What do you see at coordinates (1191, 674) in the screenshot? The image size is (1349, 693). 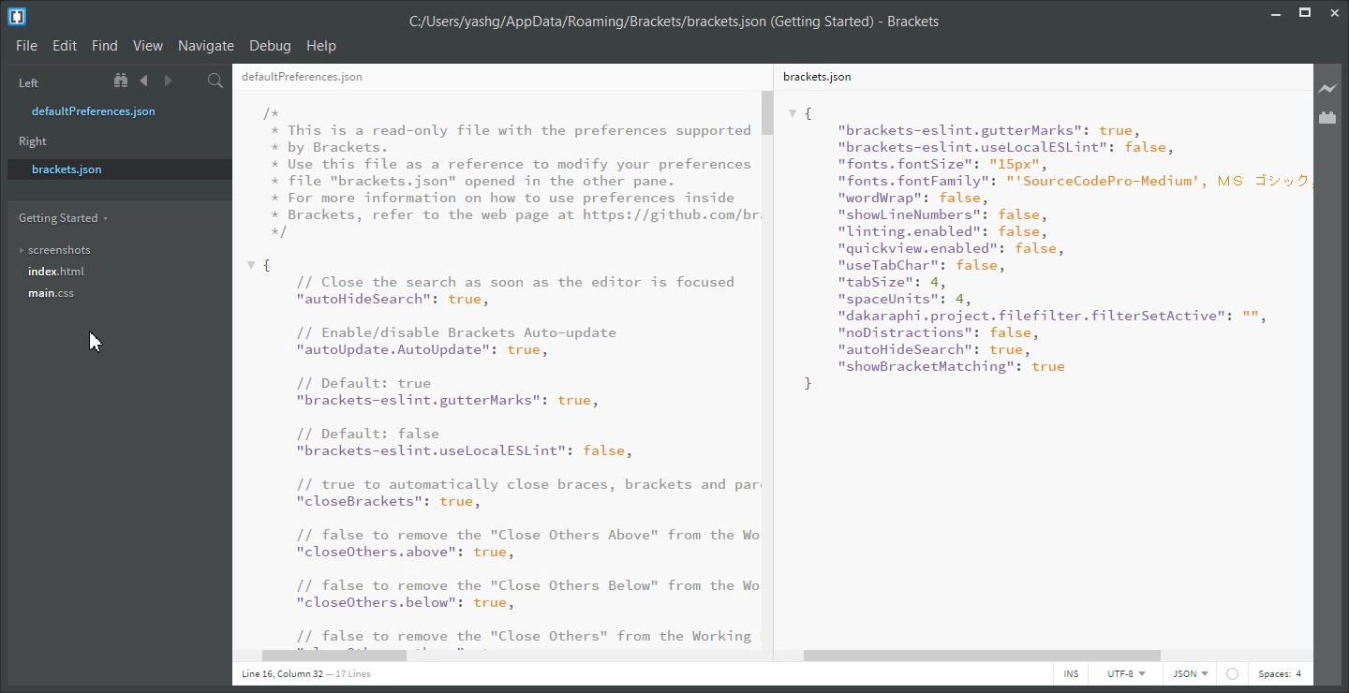 I see `JSON` at bounding box center [1191, 674].